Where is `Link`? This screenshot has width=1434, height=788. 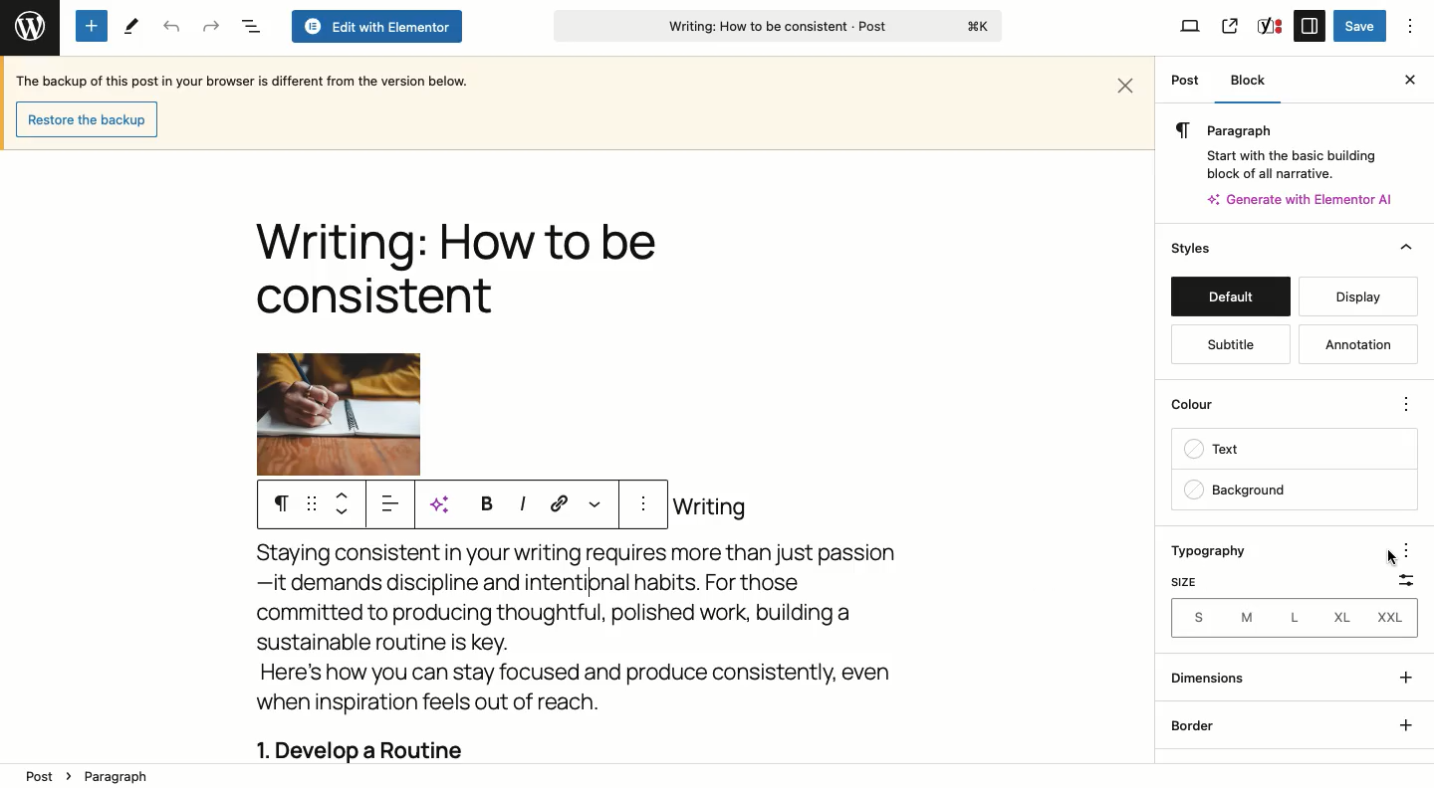
Link is located at coordinates (560, 502).